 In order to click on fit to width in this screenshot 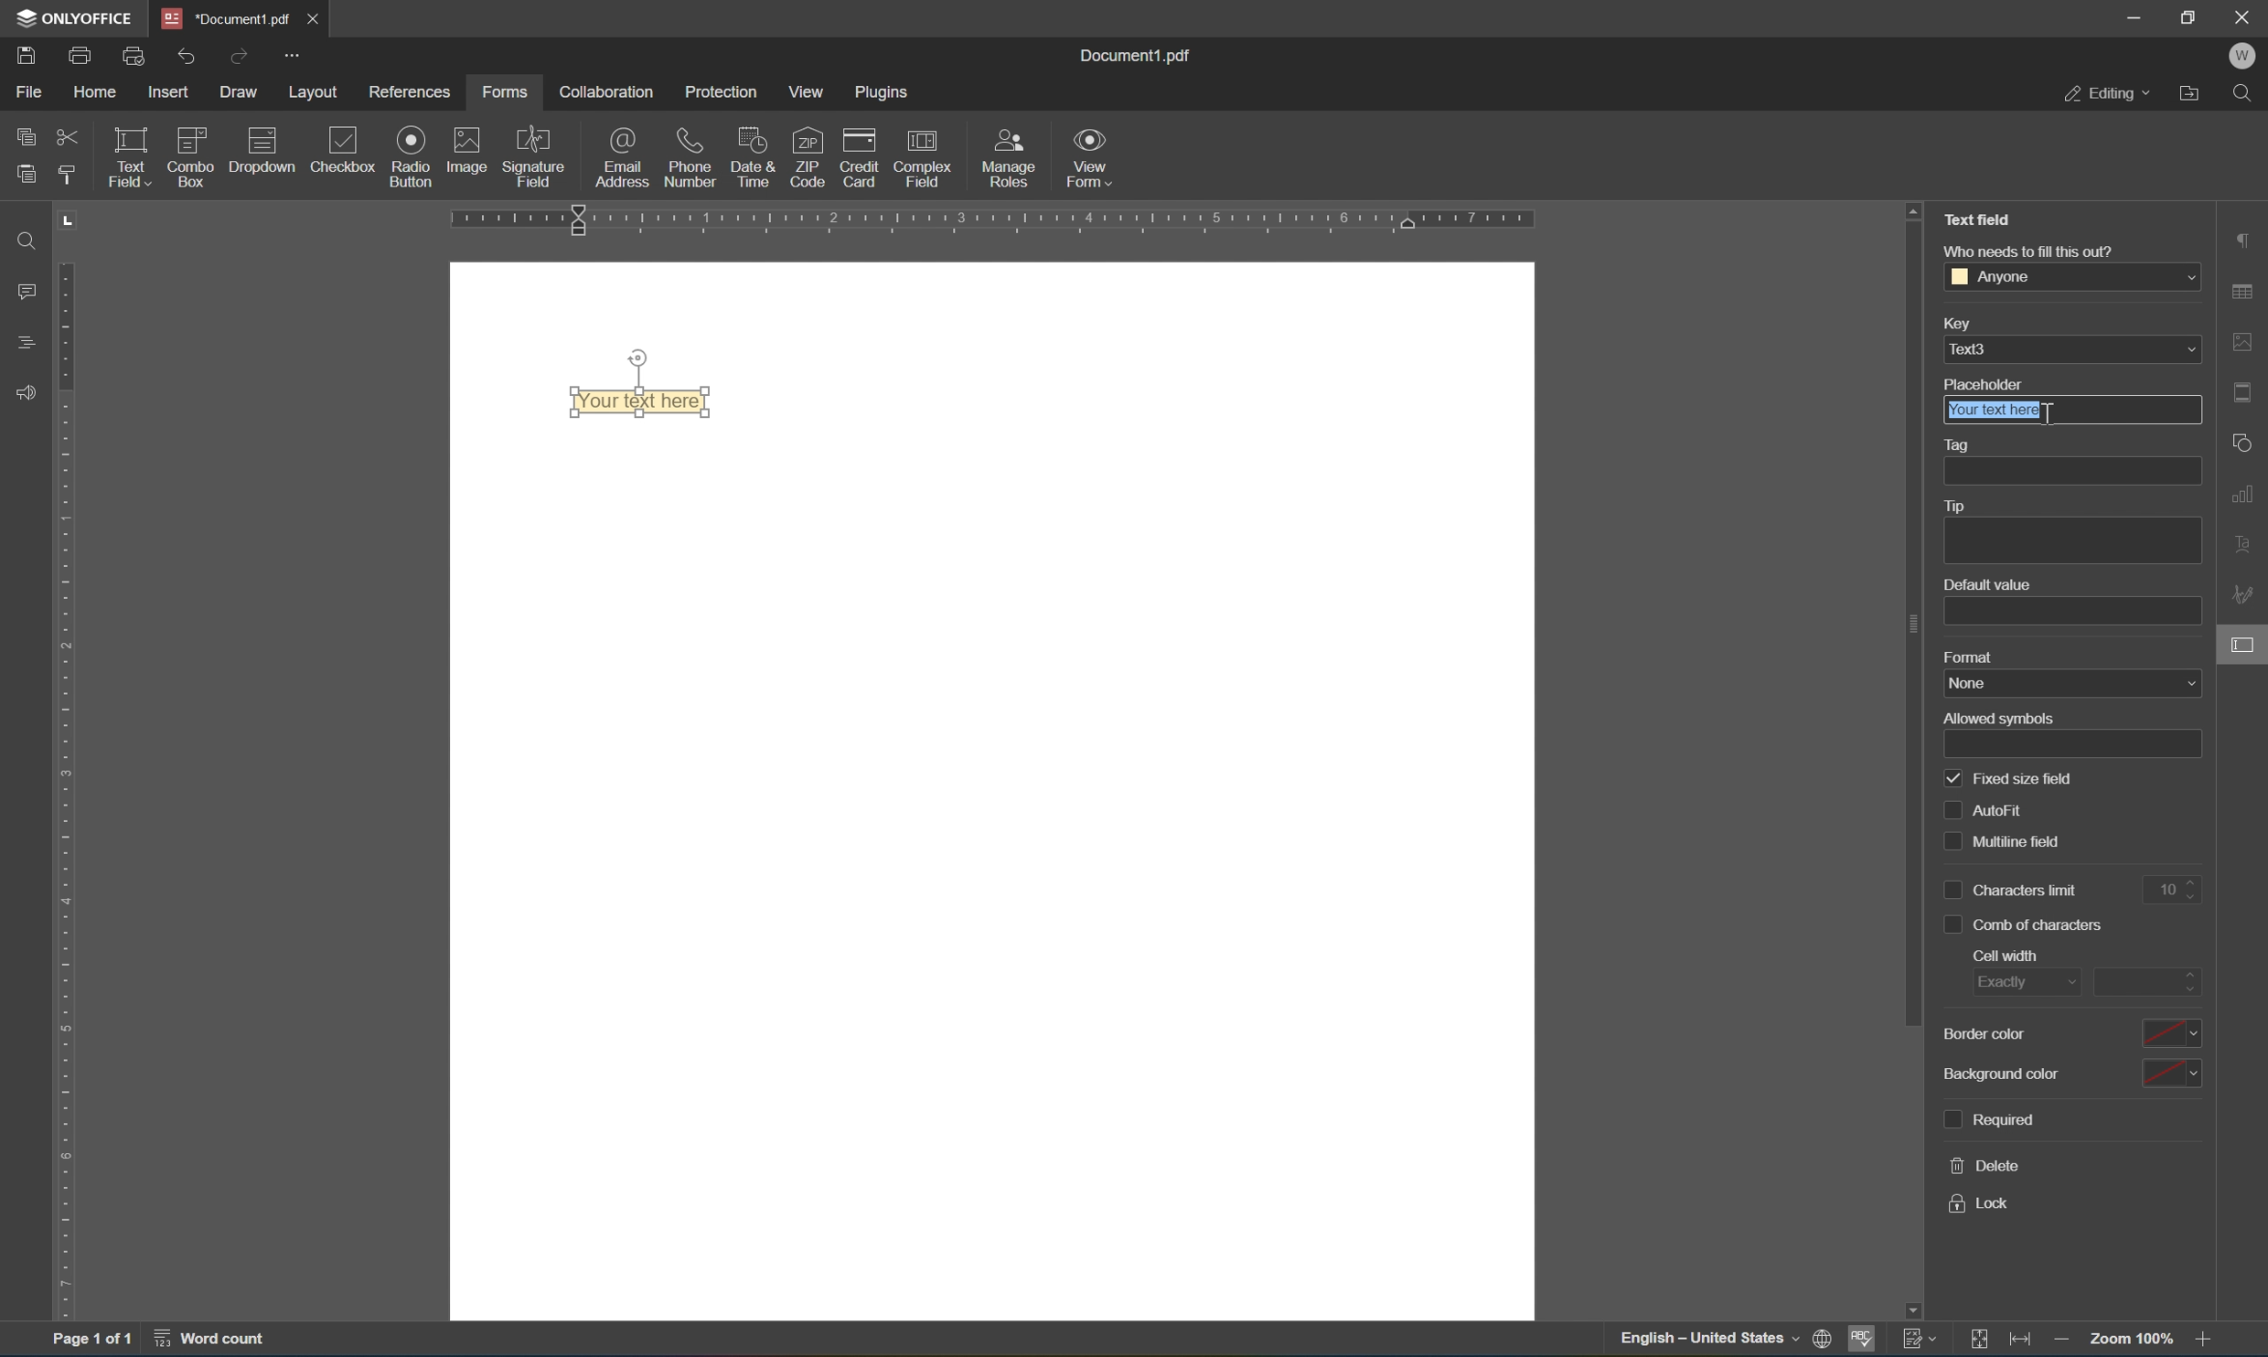, I will do `click(2024, 1344)`.